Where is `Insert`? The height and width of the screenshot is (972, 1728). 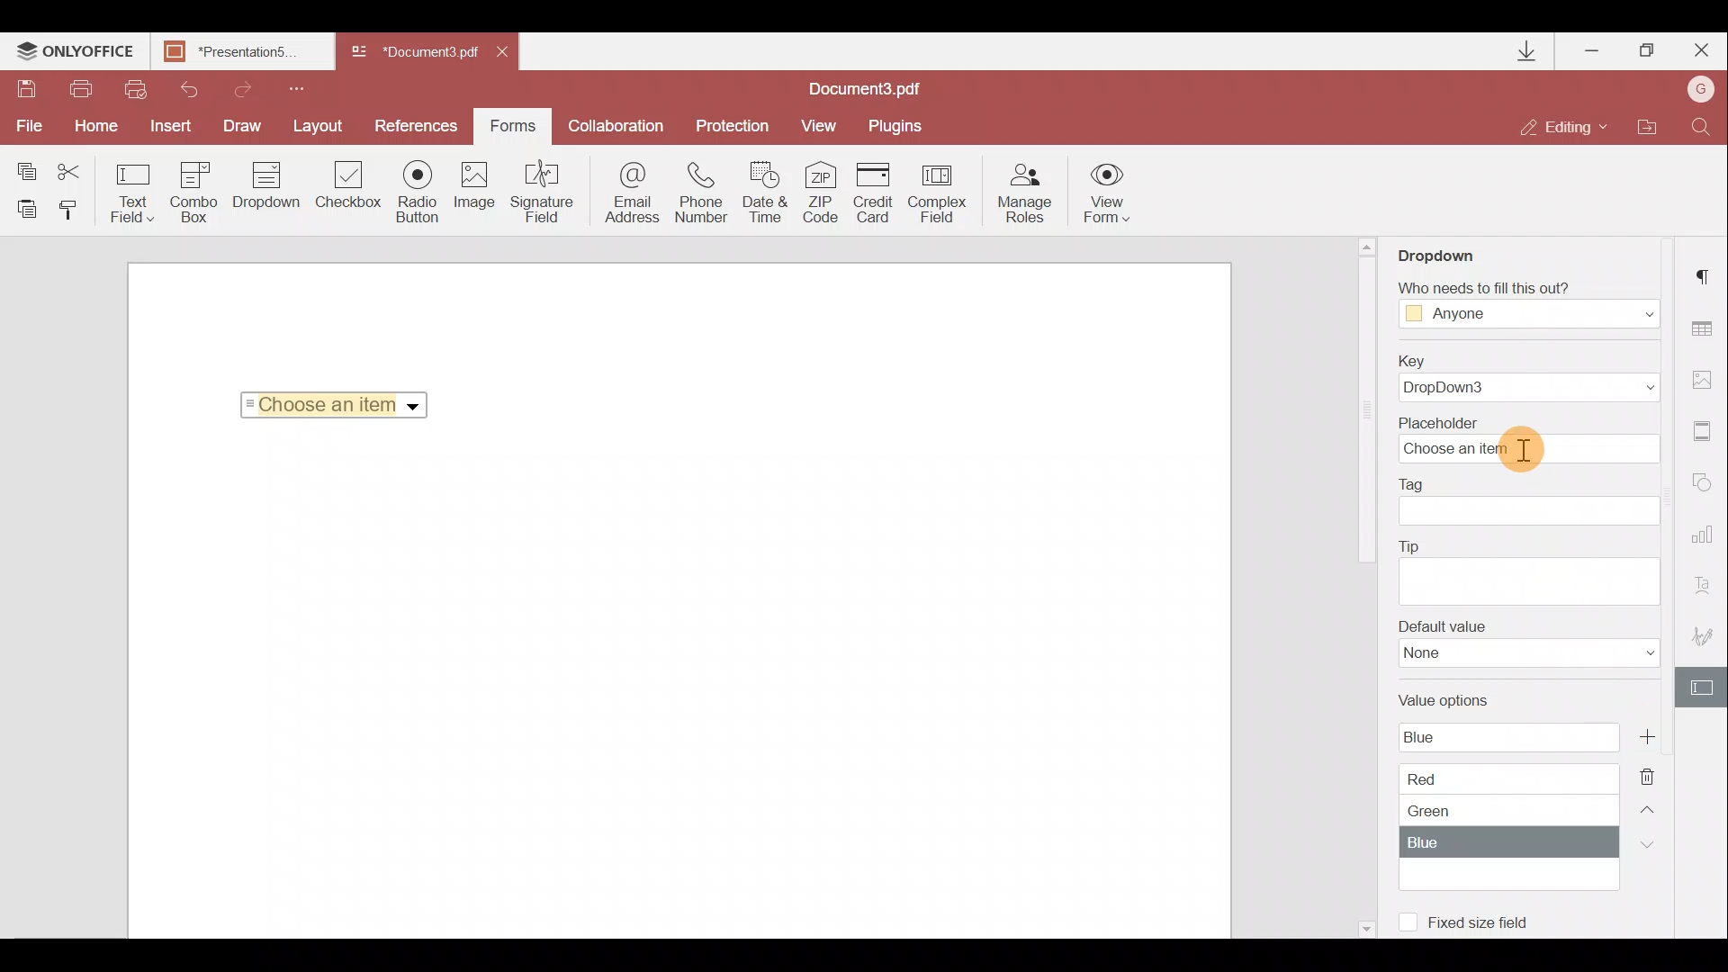 Insert is located at coordinates (175, 126).